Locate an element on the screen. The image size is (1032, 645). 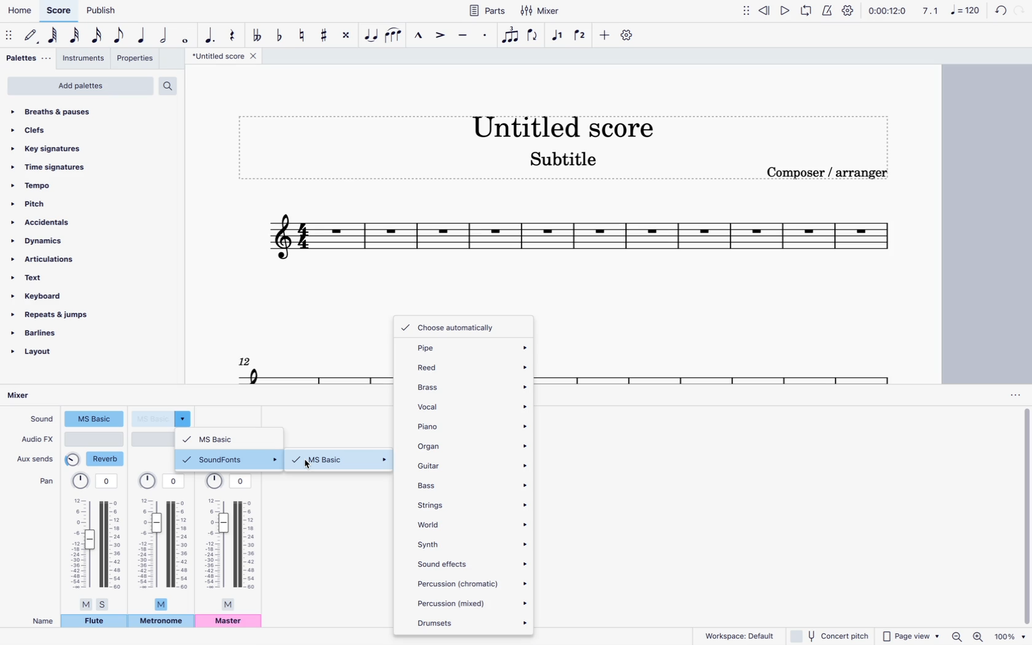
time signatures is located at coordinates (77, 165).